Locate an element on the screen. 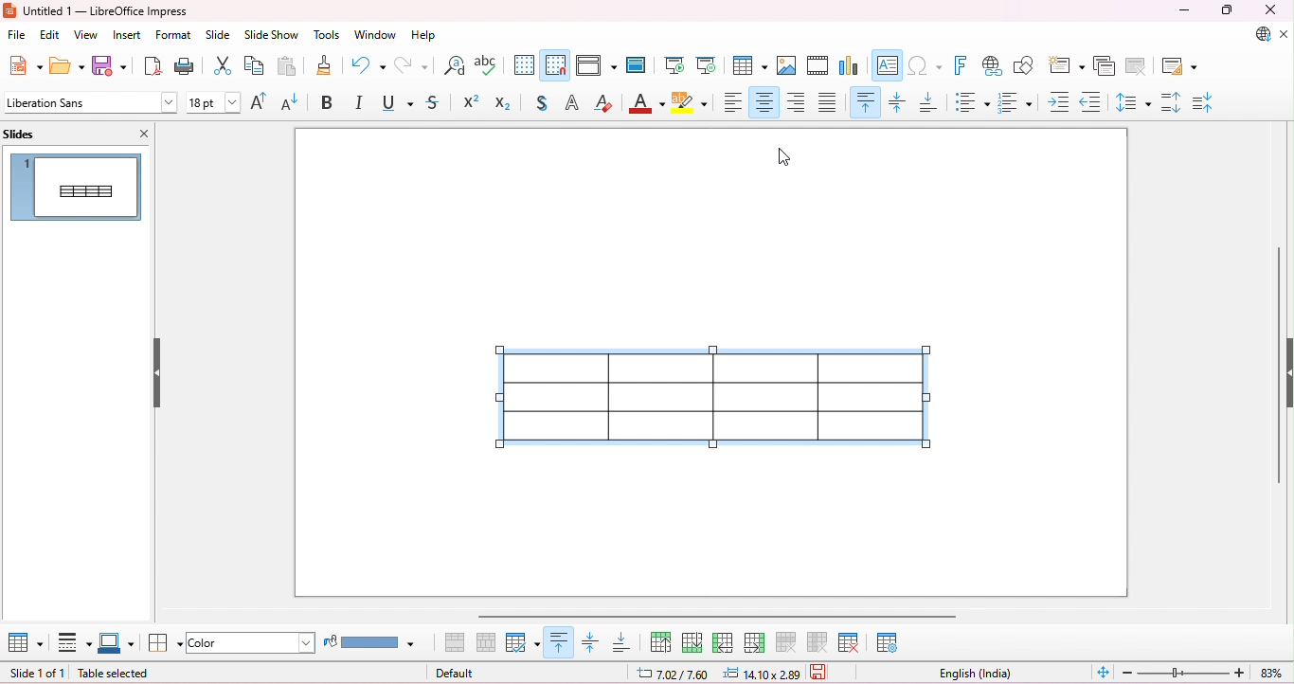 The height and width of the screenshot is (684, 1294). highlight is located at coordinates (693, 102).